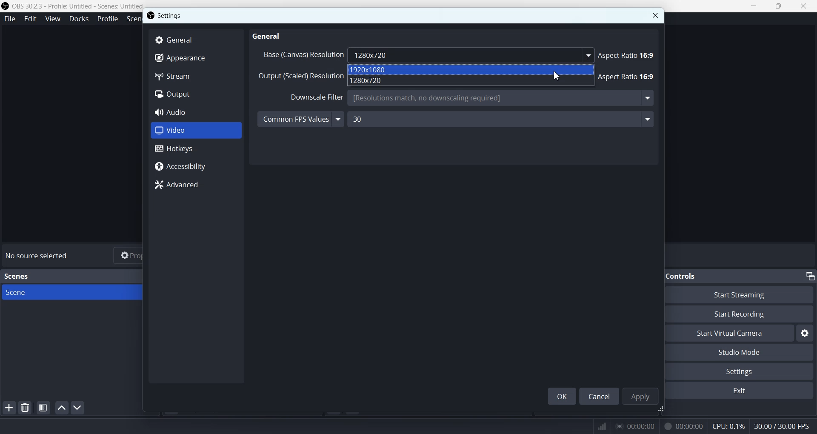  Describe the element at coordinates (630, 77) in the screenshot. I see `Aspect ratio 18:9` at that location.